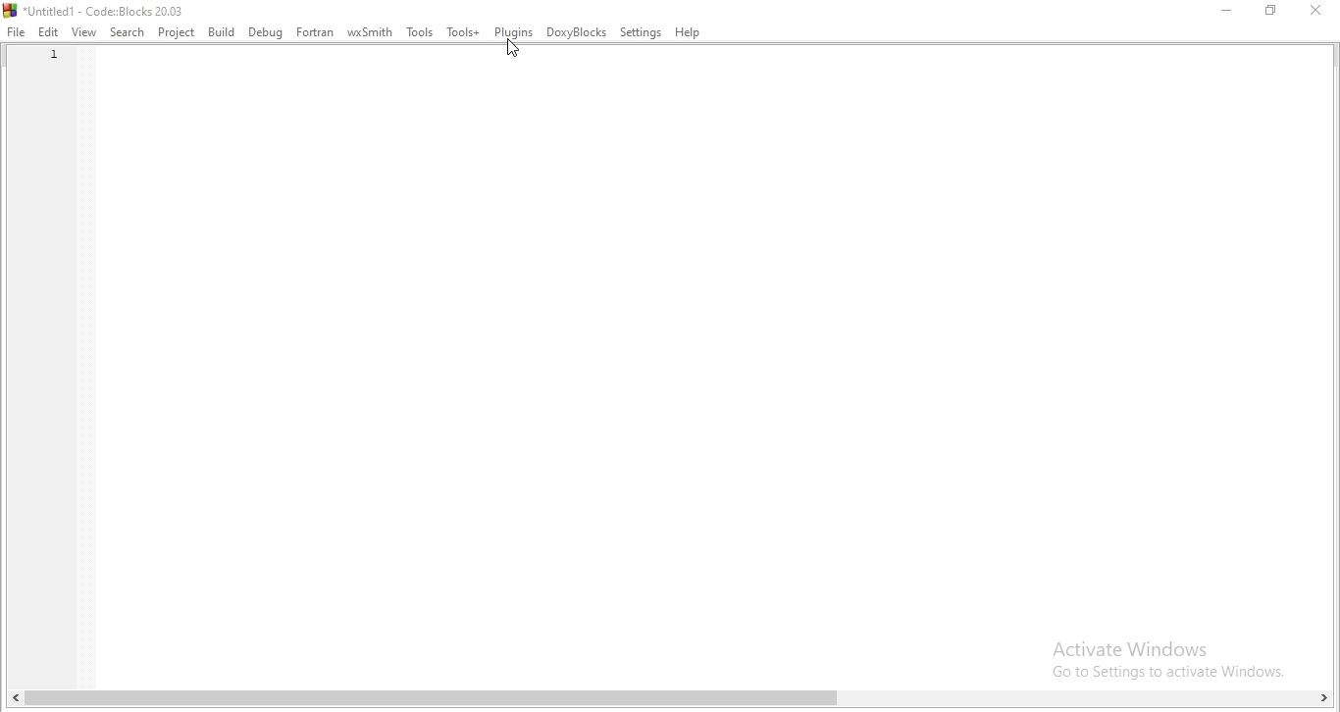  Describe the element at coordinates (176, 33) in the screenshot. I see `Project` at that location.